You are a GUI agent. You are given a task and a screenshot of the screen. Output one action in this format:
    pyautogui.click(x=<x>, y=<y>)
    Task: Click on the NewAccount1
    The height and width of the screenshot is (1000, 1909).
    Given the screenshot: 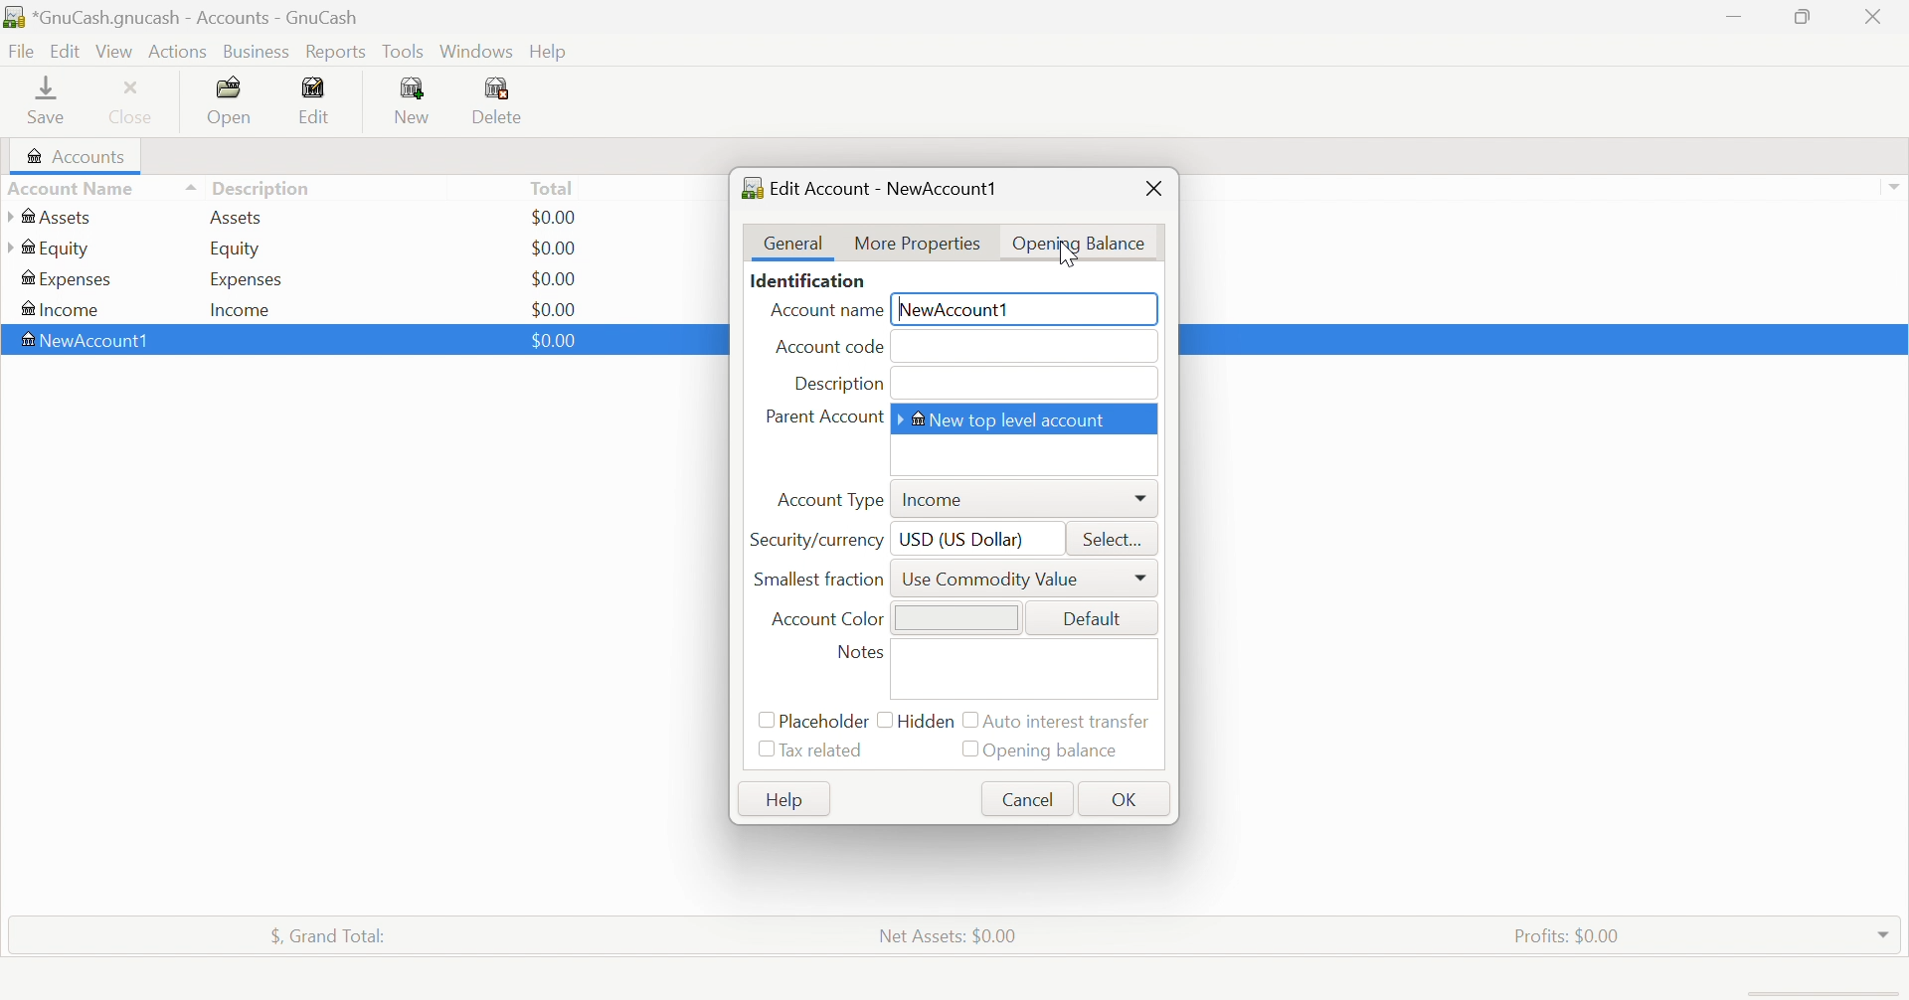 What is the action you would take?
    pyautogui.click(x=90, y=340)
    